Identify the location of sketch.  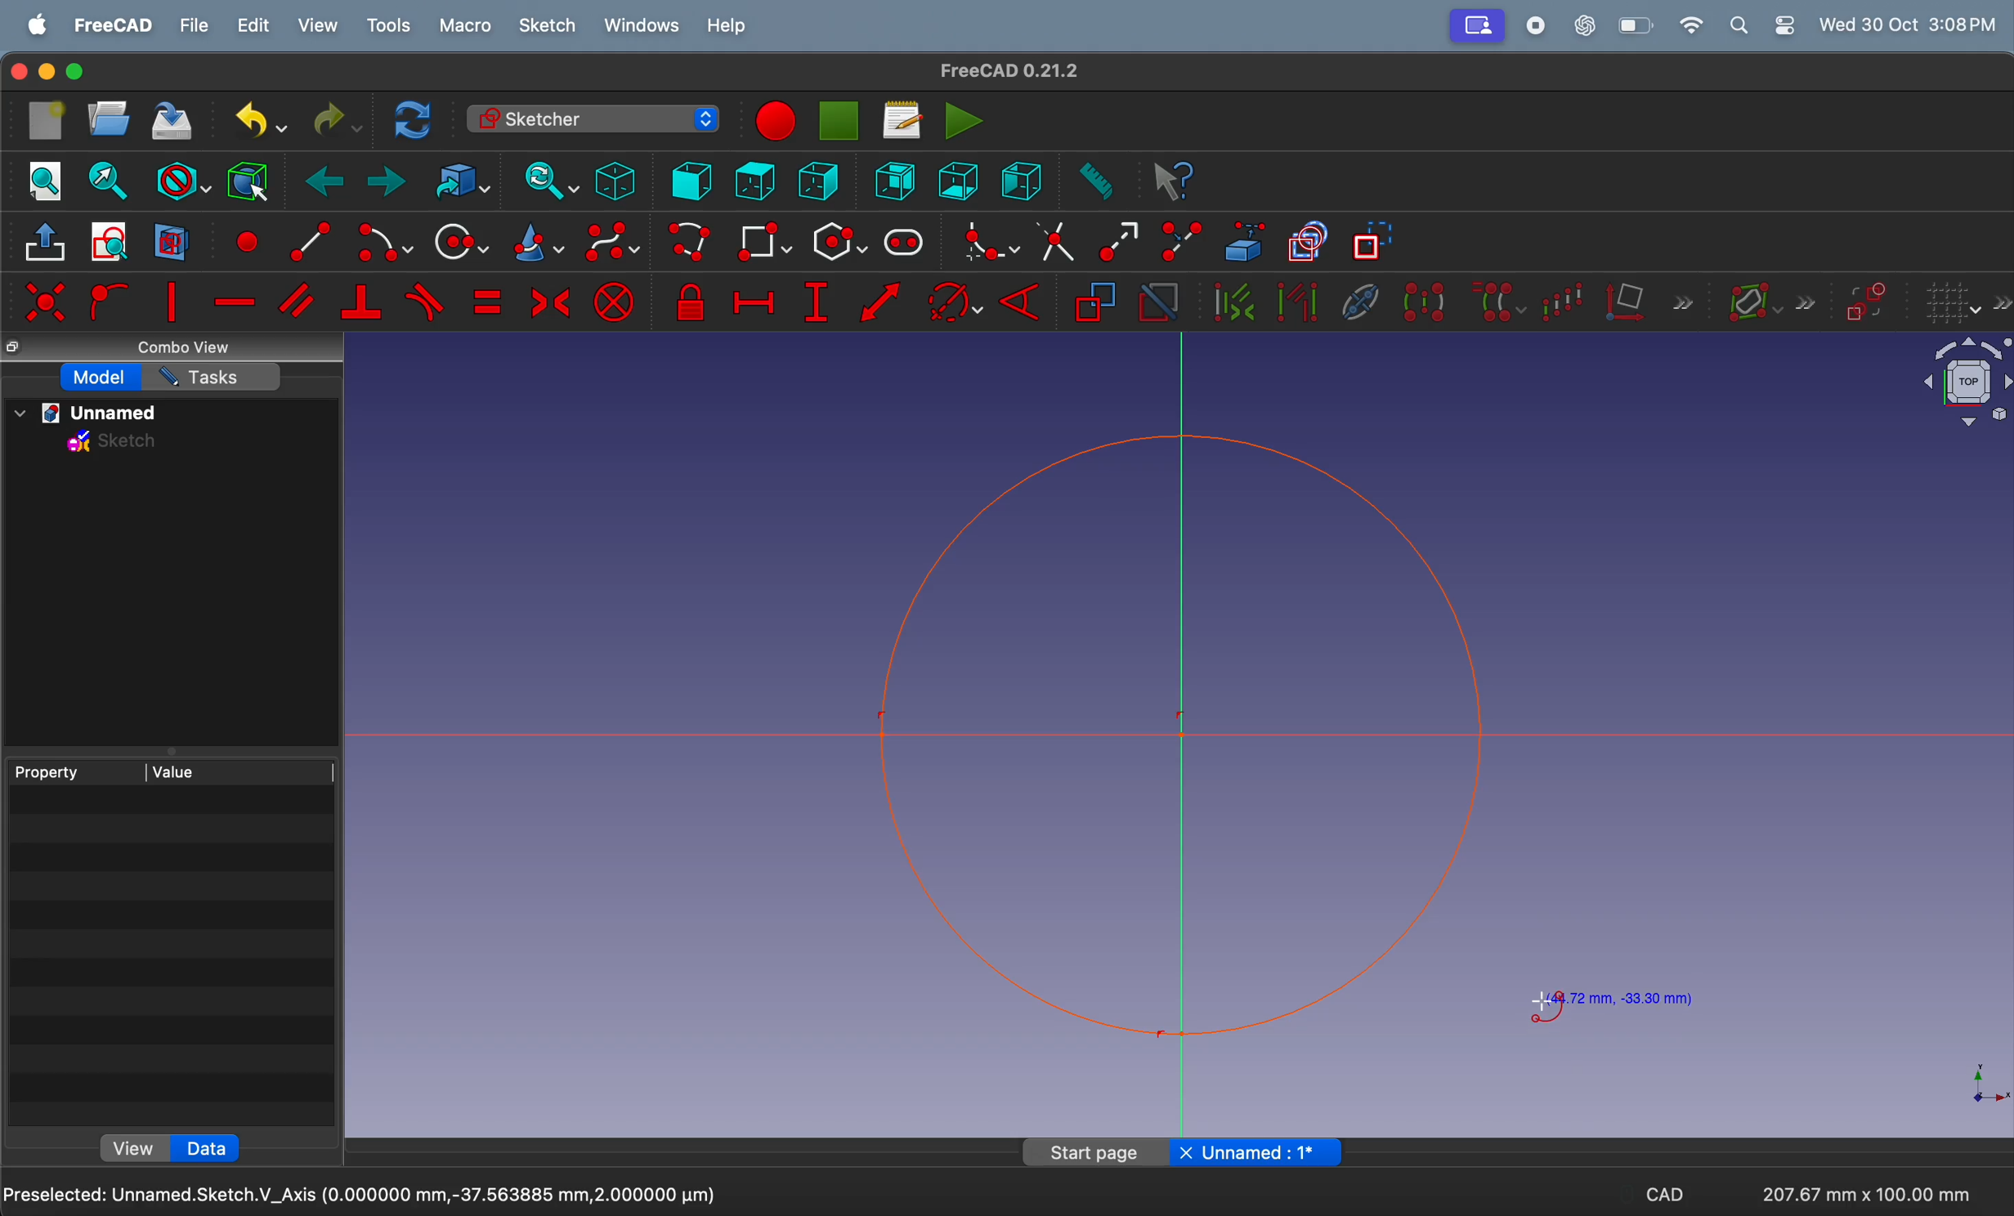
(548, 25).